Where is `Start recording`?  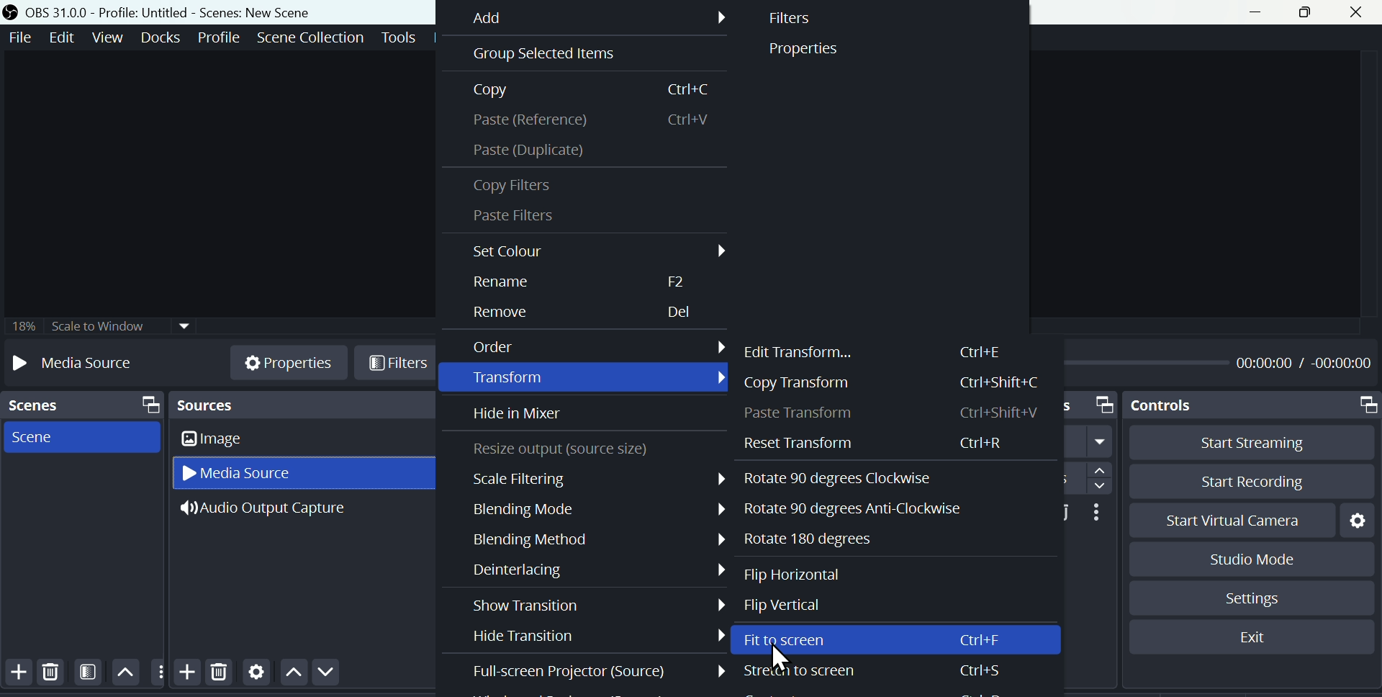
Start recording is located at coordinates (1242, 480).